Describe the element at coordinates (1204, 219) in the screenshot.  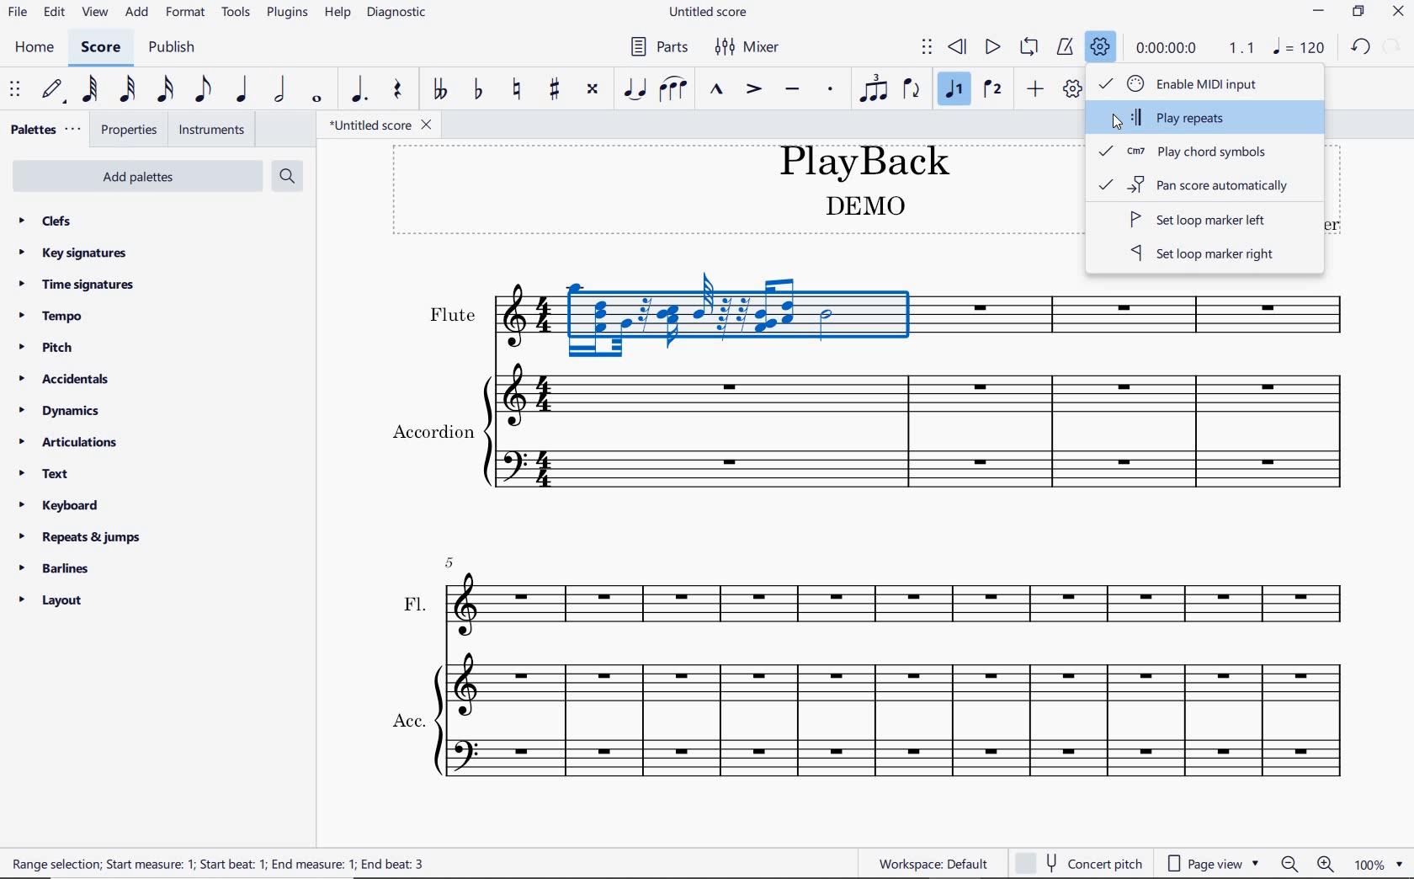
I see `set loop marker left` at that location.